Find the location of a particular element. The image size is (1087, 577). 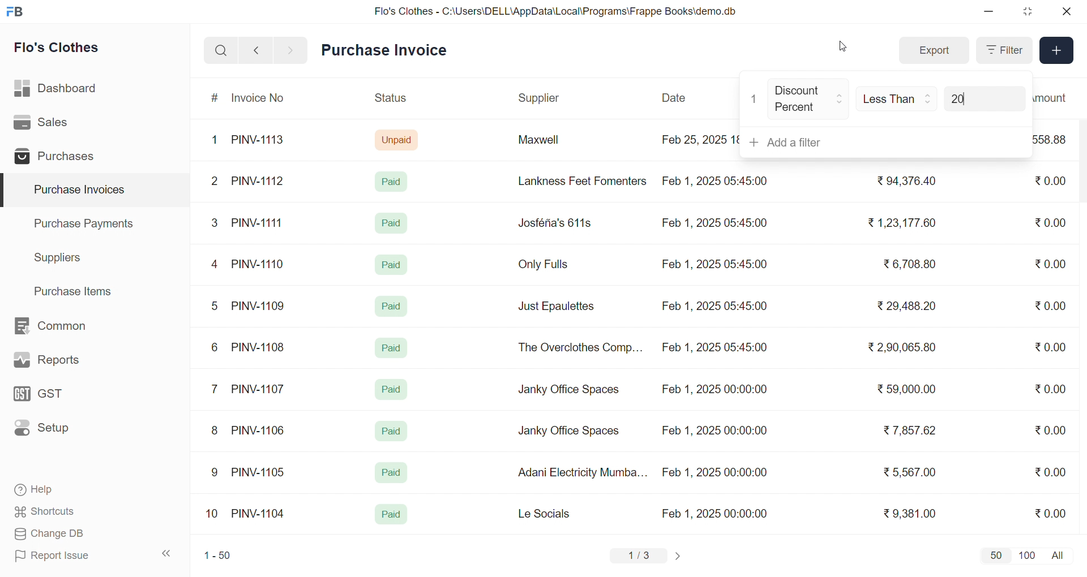

# is located at coordinates (215, 99).